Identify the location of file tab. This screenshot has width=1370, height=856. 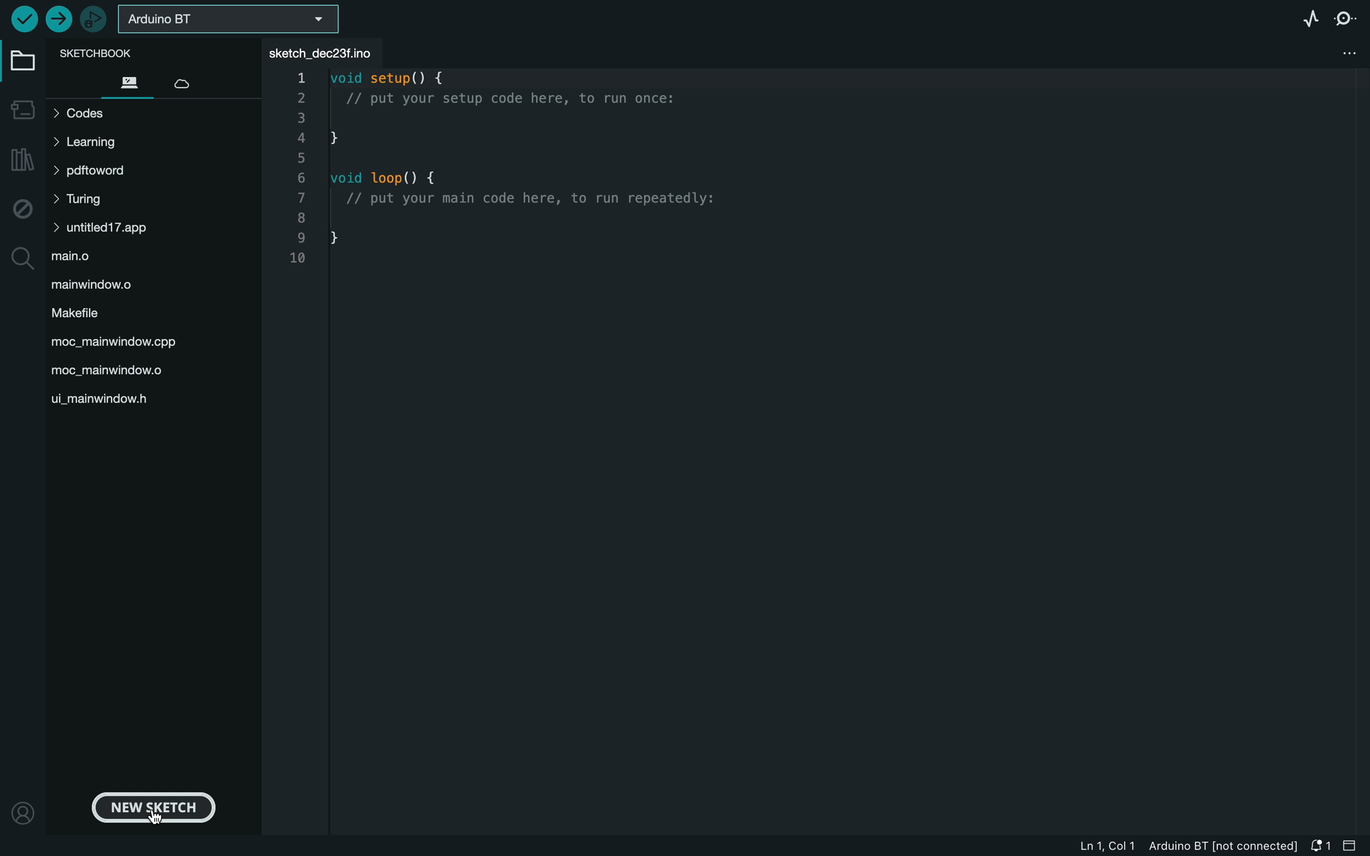
(330, 53).